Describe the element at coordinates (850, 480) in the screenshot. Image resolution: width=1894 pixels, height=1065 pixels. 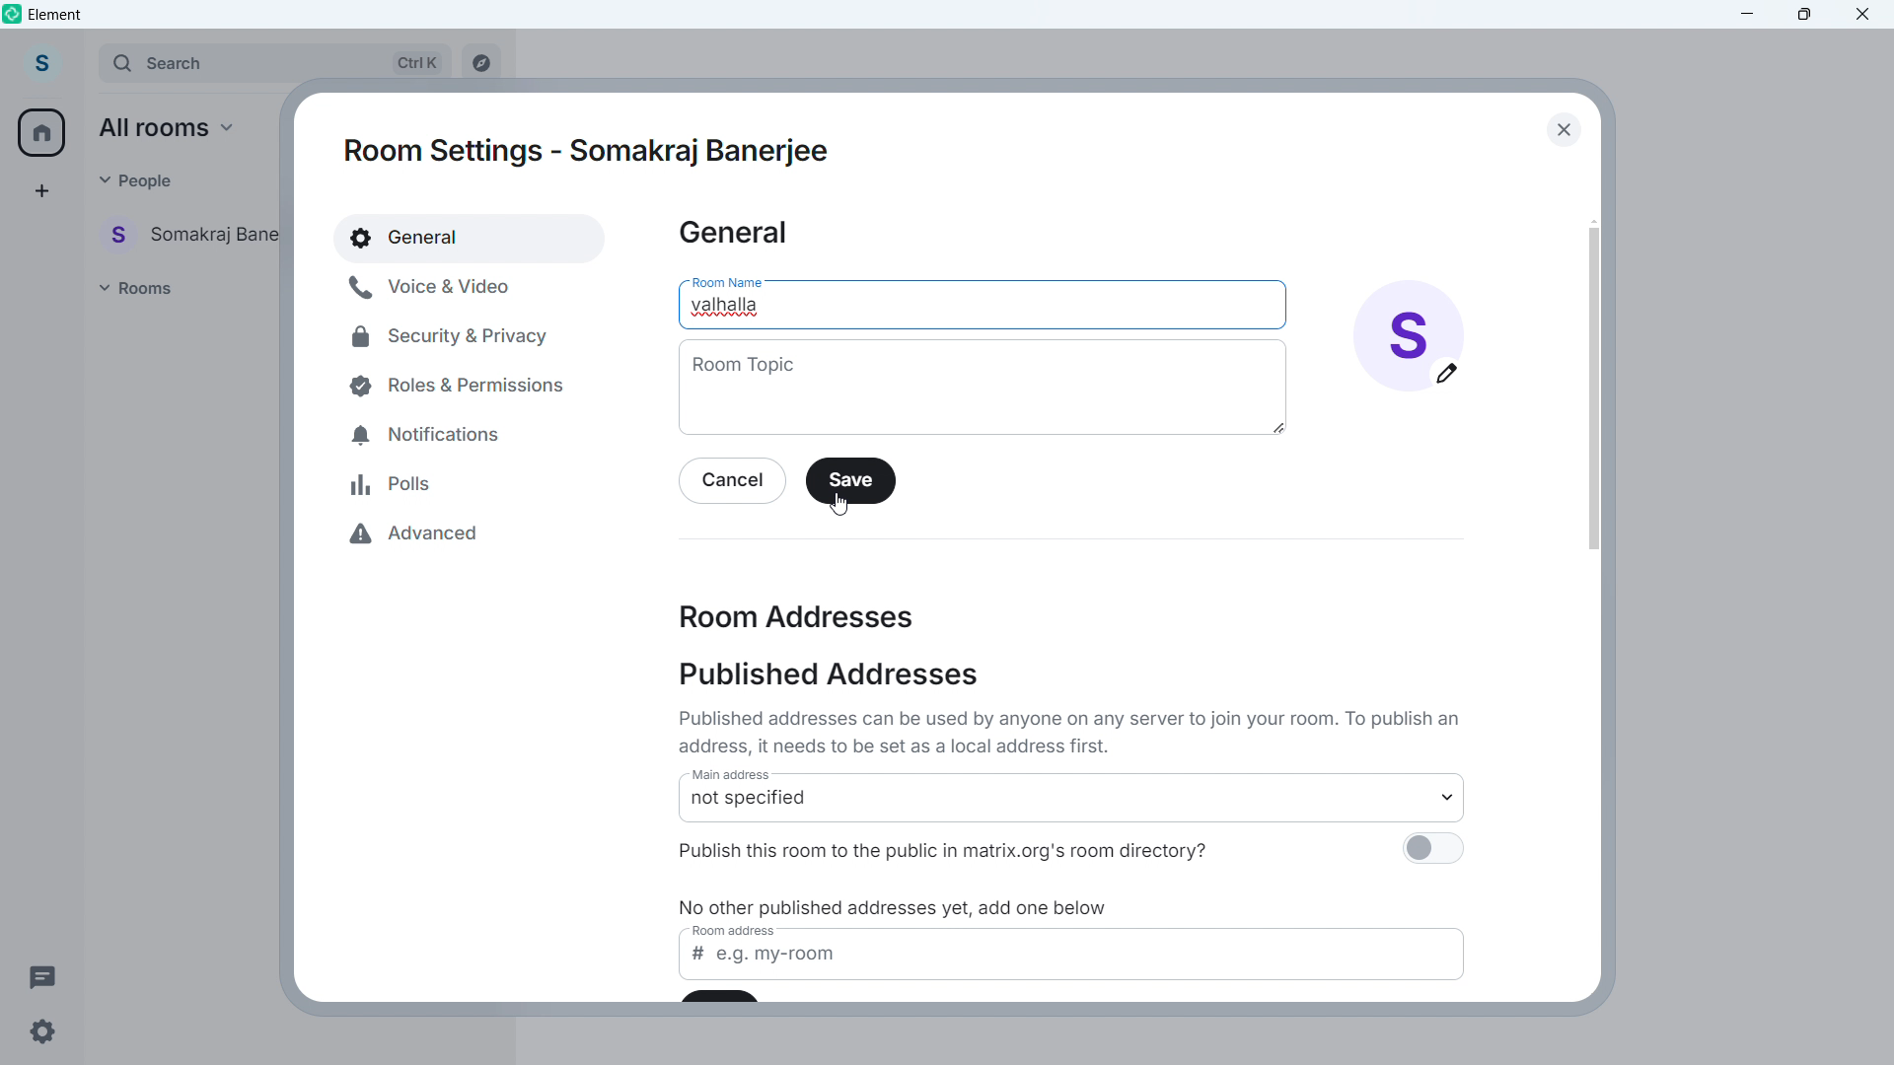
I see `save ` at that location.